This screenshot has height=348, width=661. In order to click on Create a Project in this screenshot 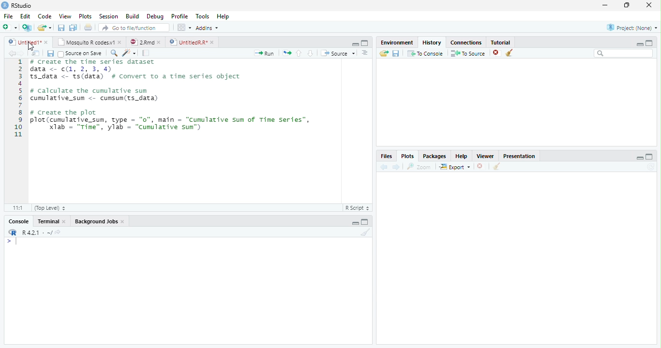, I will do `click(27, 28)`.